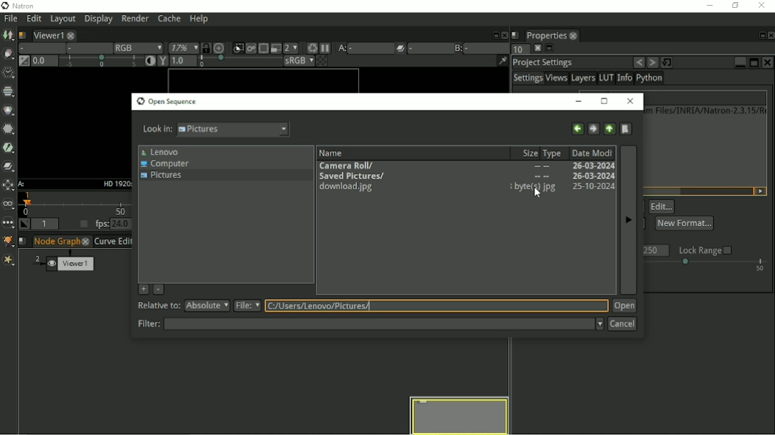 This screenshot has height=435, width=775. Describe the element at coordinates (114, 224) in the screenshot. I see `fps` at that location.